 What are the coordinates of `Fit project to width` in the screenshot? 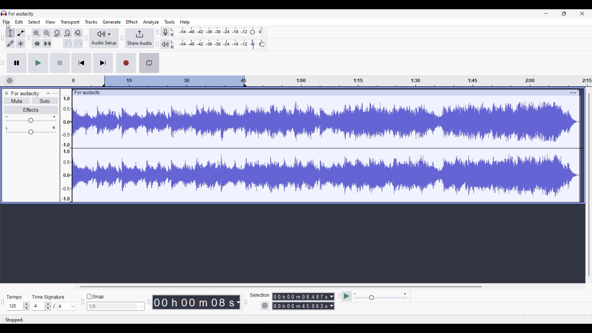 It's located at (68, 33).